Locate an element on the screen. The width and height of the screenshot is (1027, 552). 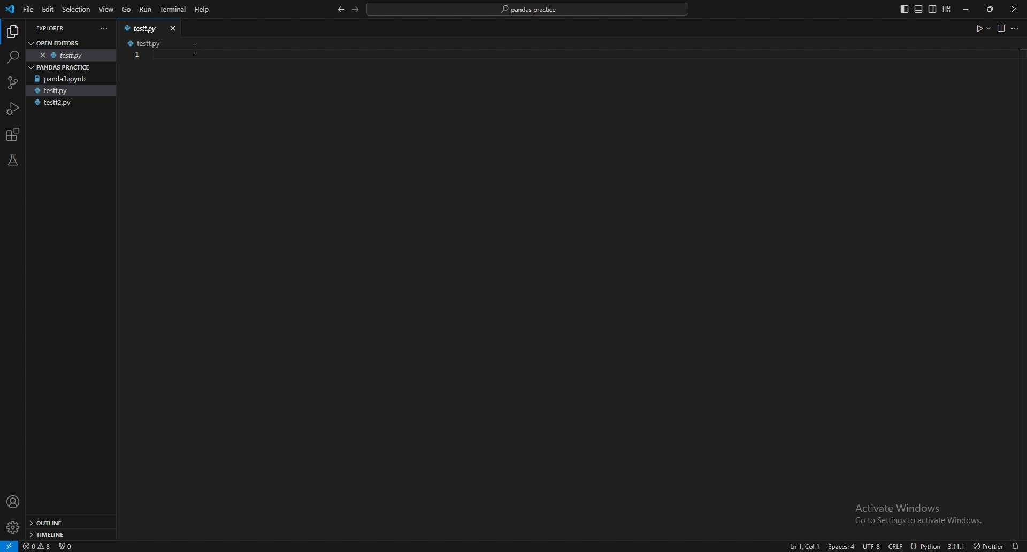
open editors is located at coordinates (67, 42).